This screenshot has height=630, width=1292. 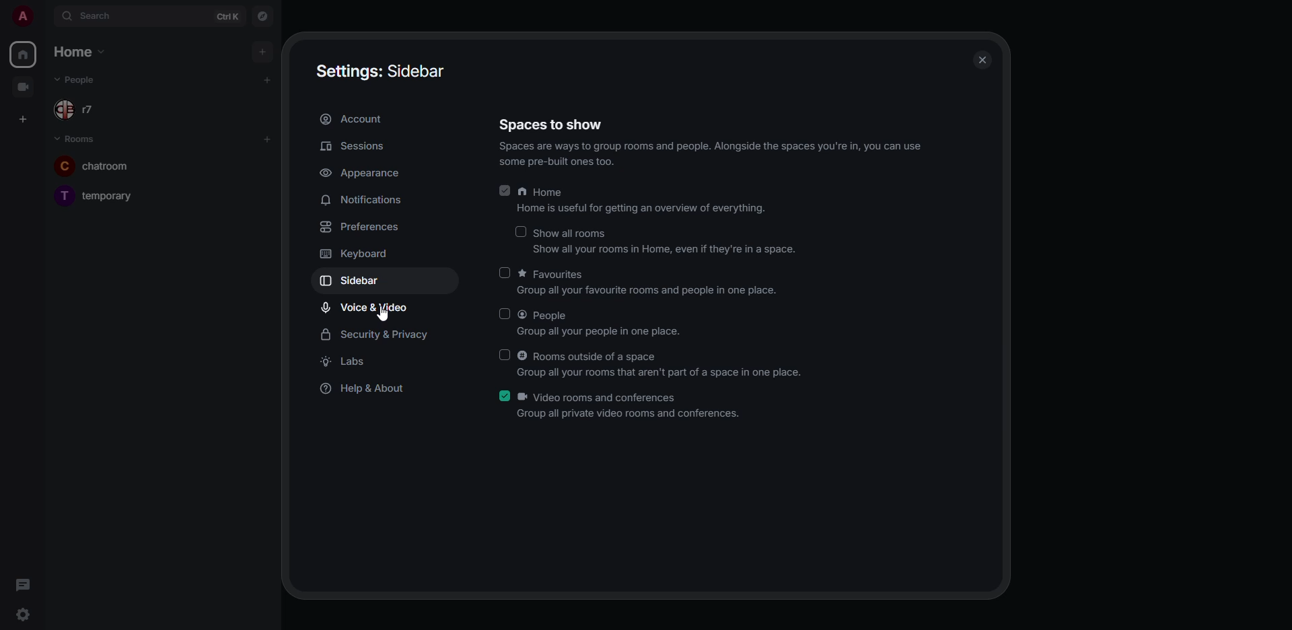 I want to click on rooms outside of a space, so click(x=659, y=365).